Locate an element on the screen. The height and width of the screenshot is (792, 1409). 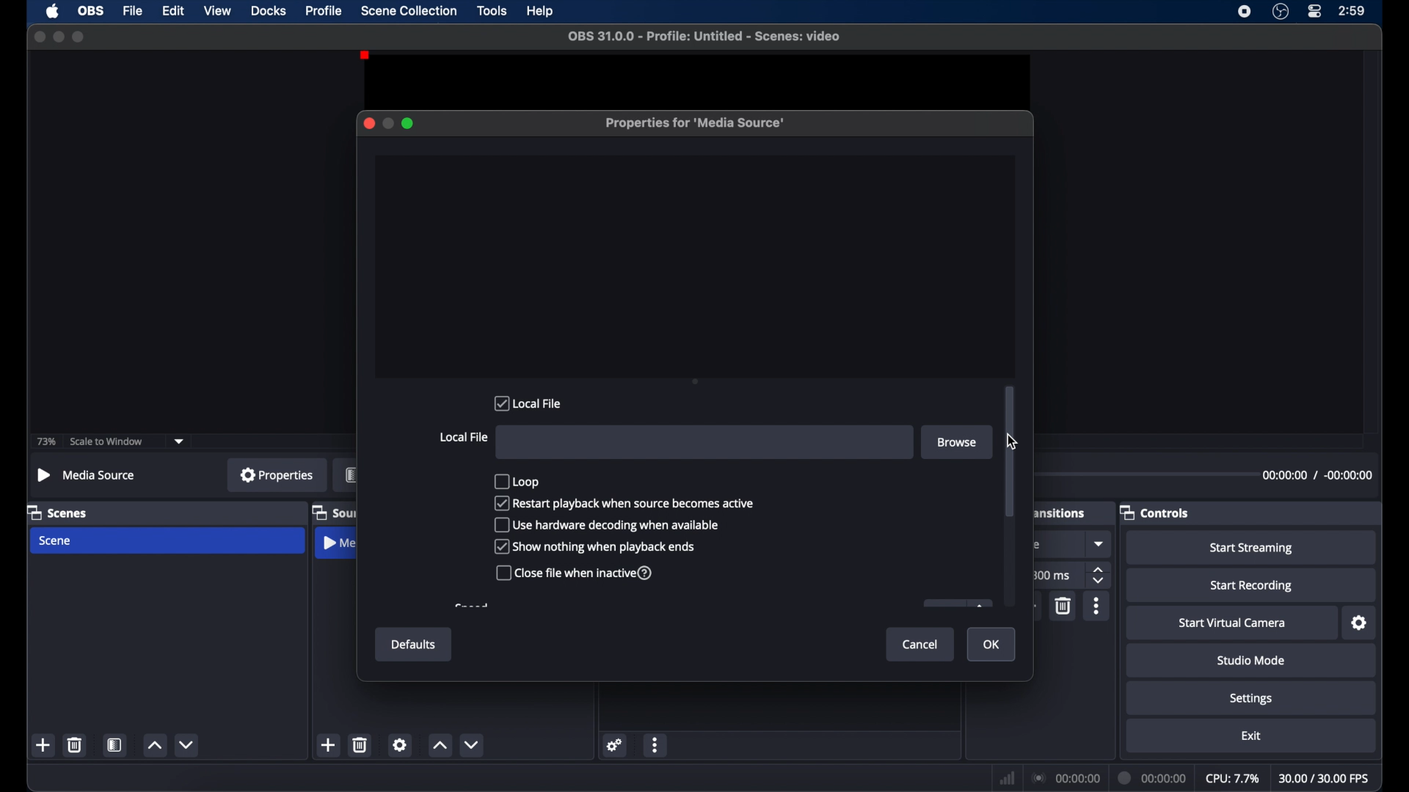
start recording is located at coordinates (1251, 586).